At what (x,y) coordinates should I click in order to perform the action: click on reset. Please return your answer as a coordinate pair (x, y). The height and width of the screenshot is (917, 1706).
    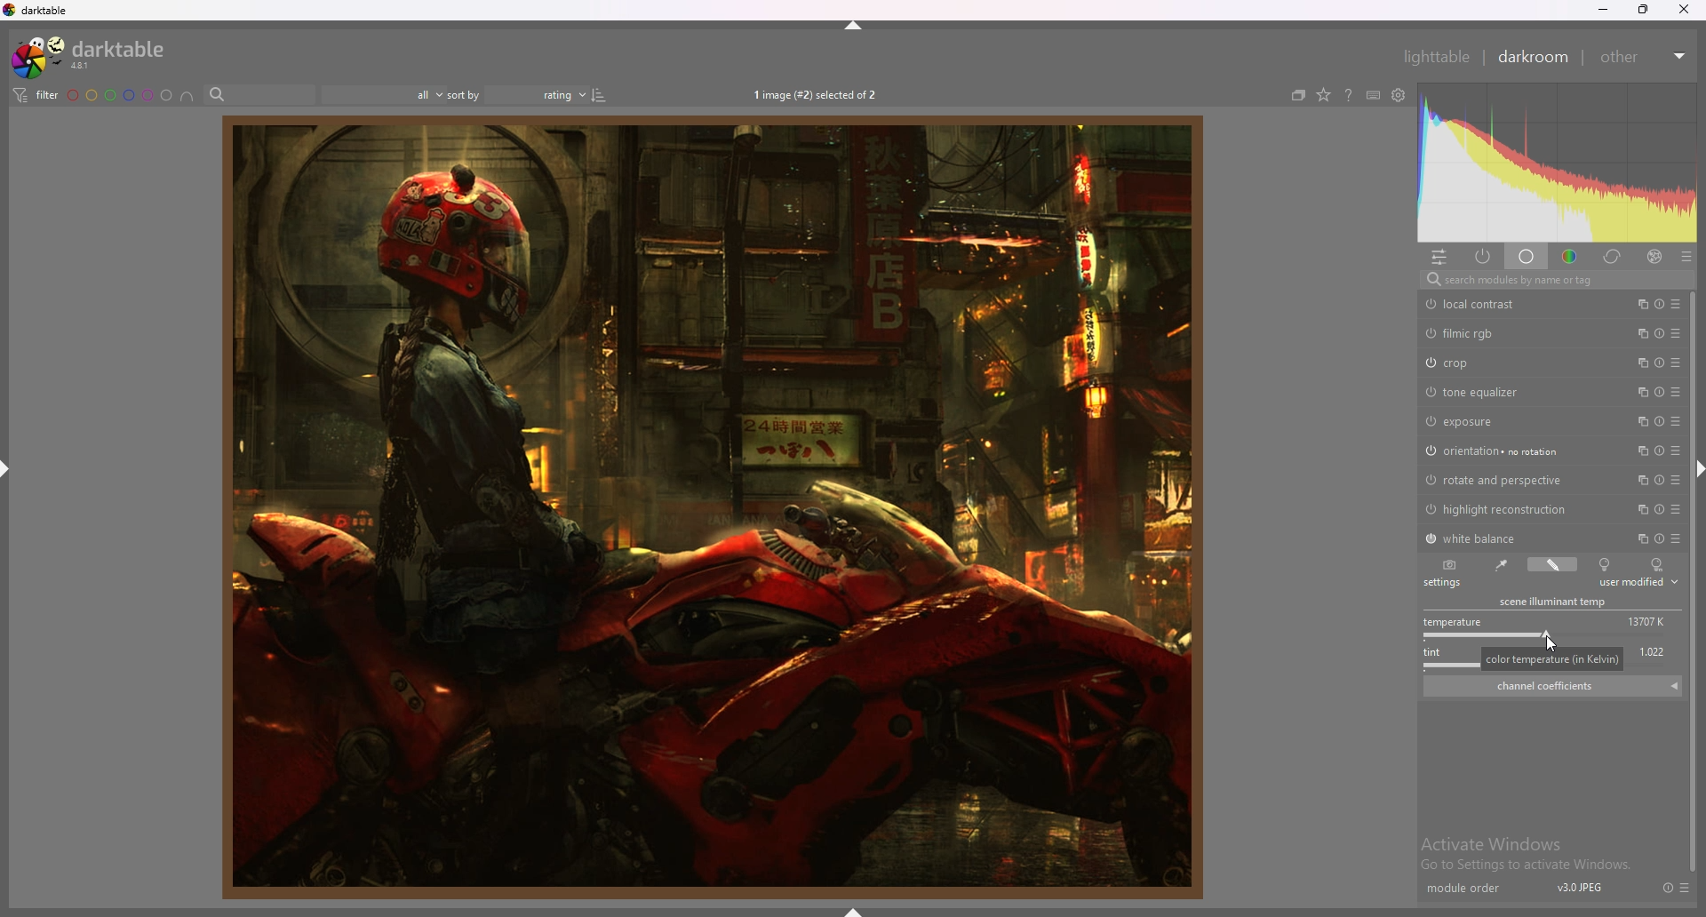
    Looking at the image, I should click on (1661, 480).